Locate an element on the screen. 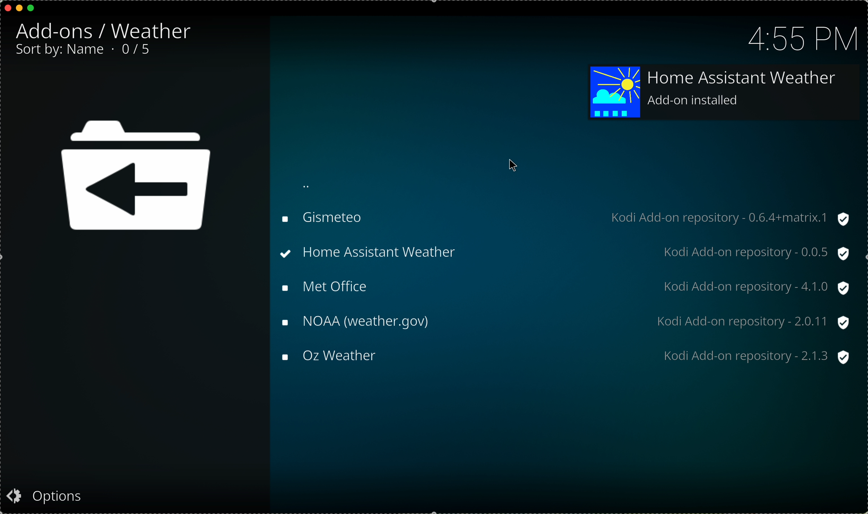 The image size is (868, 514). 2/5 is located at coordinates (138, 52).